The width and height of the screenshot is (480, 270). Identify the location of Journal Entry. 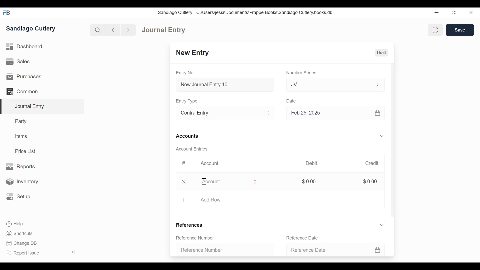
(42, 106).